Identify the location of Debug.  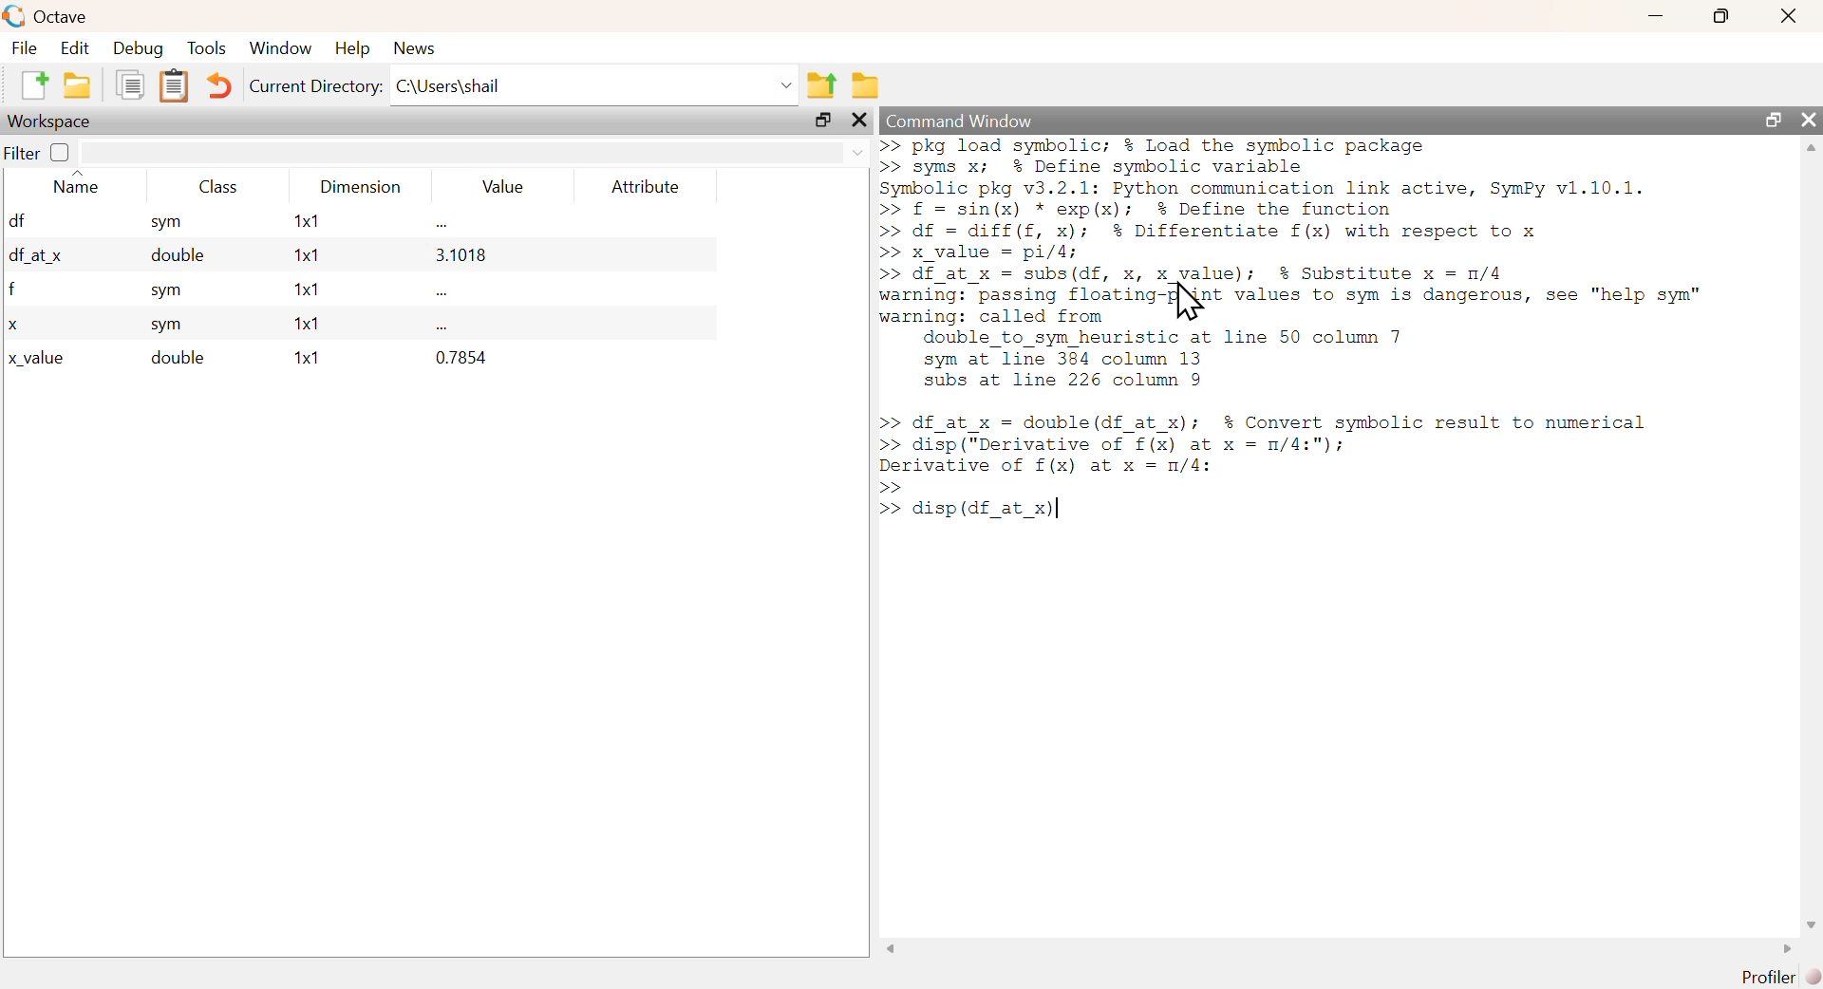
(137, 49).